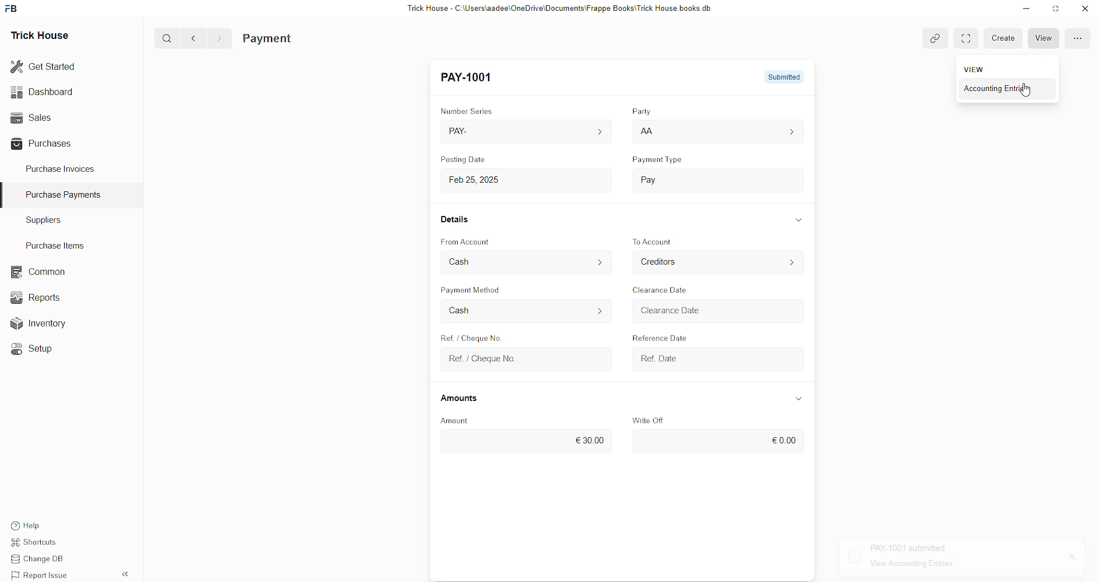  Describe the element at coordinates (1055, 10) in the screenshot. I see `minimise window` at that location.